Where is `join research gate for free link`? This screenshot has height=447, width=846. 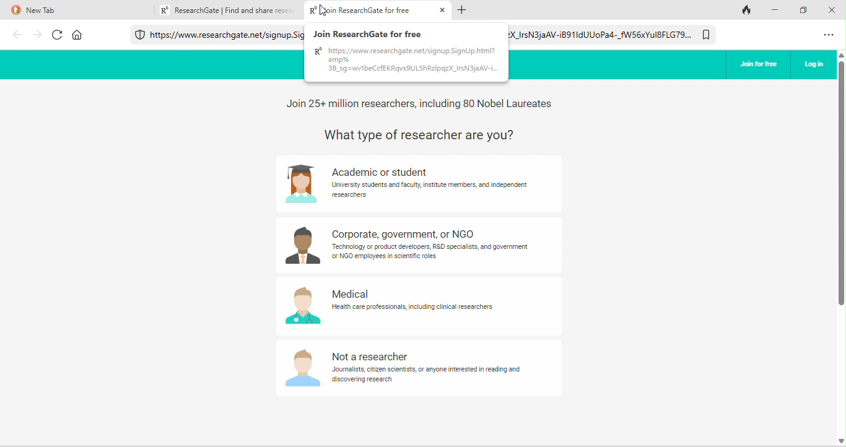
join research gate for free link is located at coordinates (406, 62).